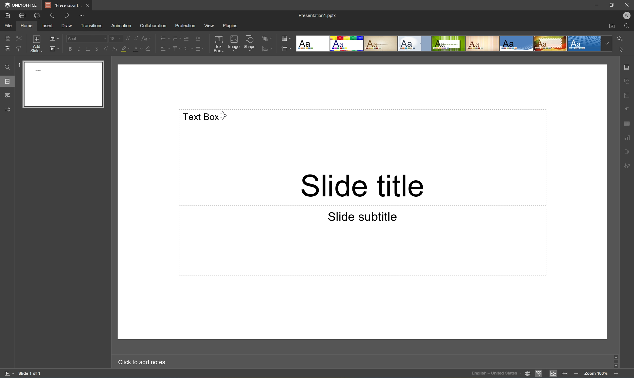 This screenshot has width=634, height=378. What do you see at coordinates (528, 373) in the screenshot?
I see `Set document language` at bounding box center [528, 373].